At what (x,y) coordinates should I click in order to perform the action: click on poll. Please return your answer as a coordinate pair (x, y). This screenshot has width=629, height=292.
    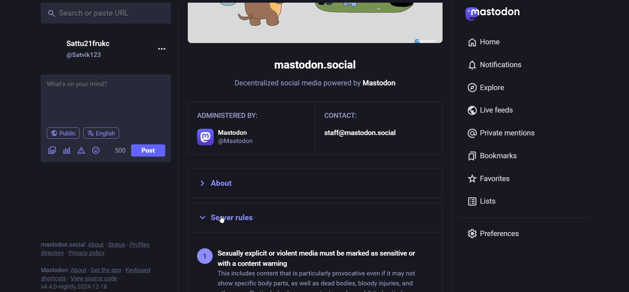
    Looking at the image, I should click on (66, 151).